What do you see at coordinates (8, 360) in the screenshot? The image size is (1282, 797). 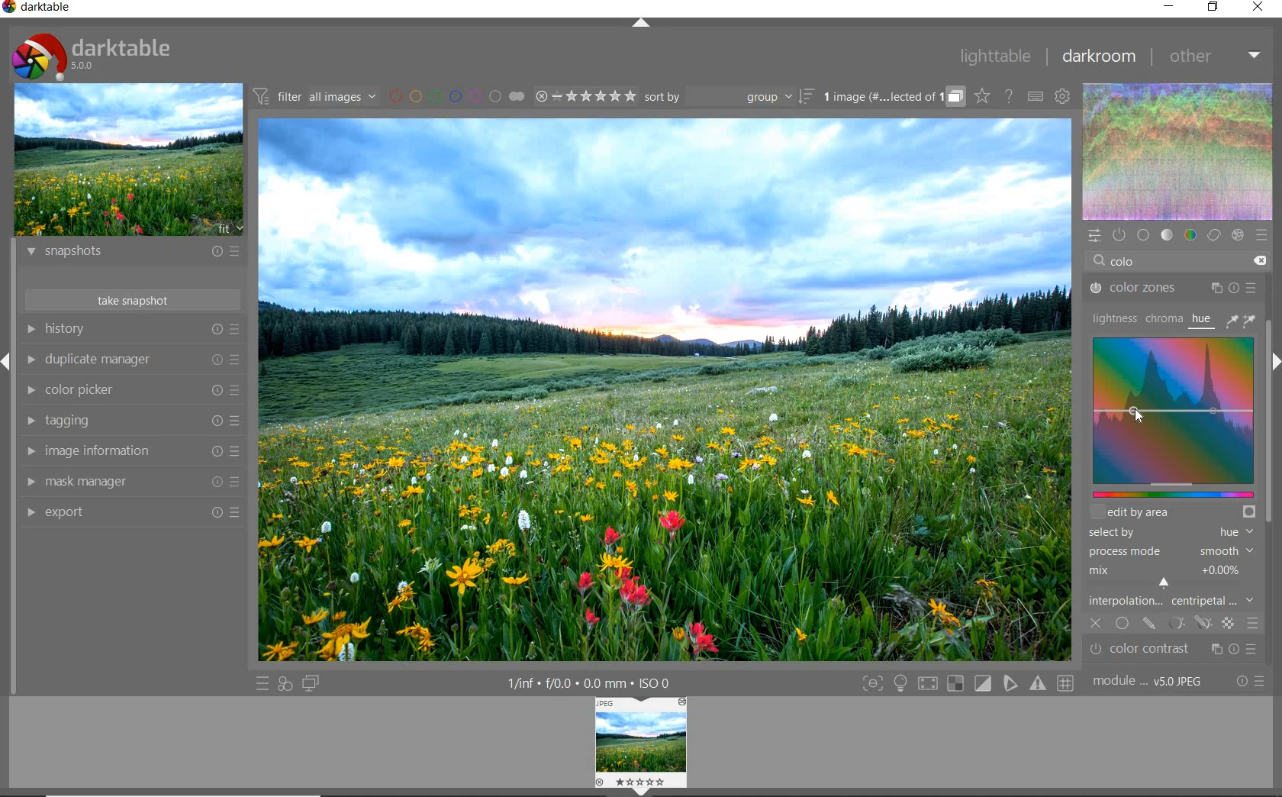 I see `Expand / Collapse` at bounding box center [8, 360].